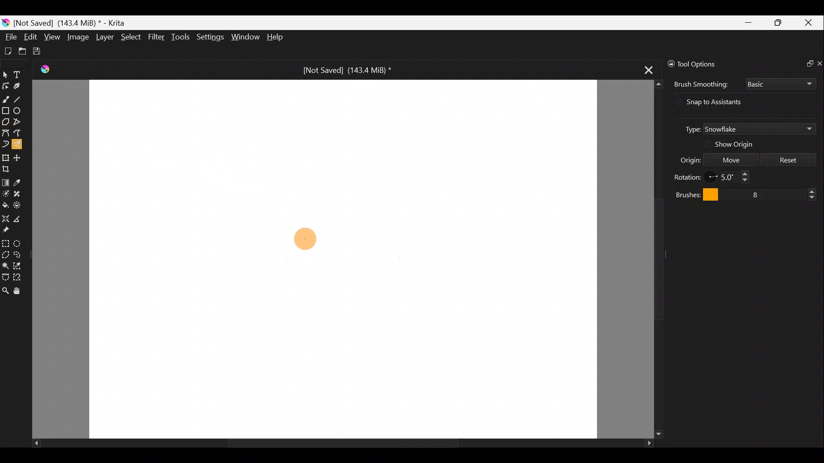 The image size is (824, 463). What do you see at coordinates (700, 84) in the screenshot?
I see `Brush smoothing` at bounding box center [700, 84].